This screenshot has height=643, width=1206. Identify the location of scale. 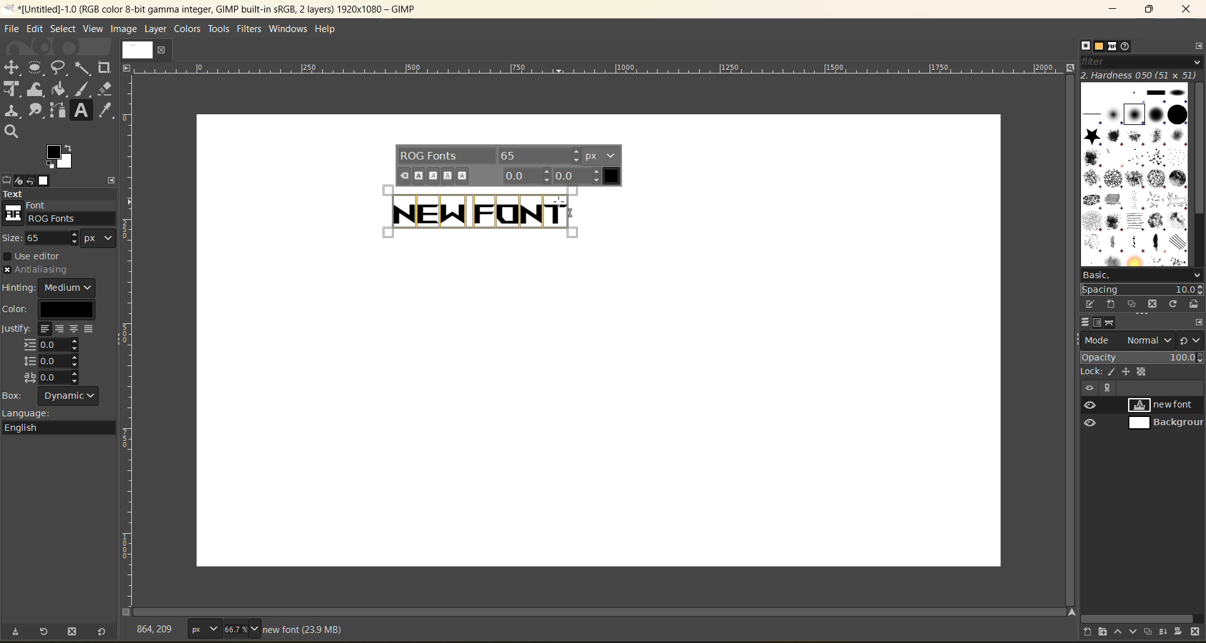
(130, 303).